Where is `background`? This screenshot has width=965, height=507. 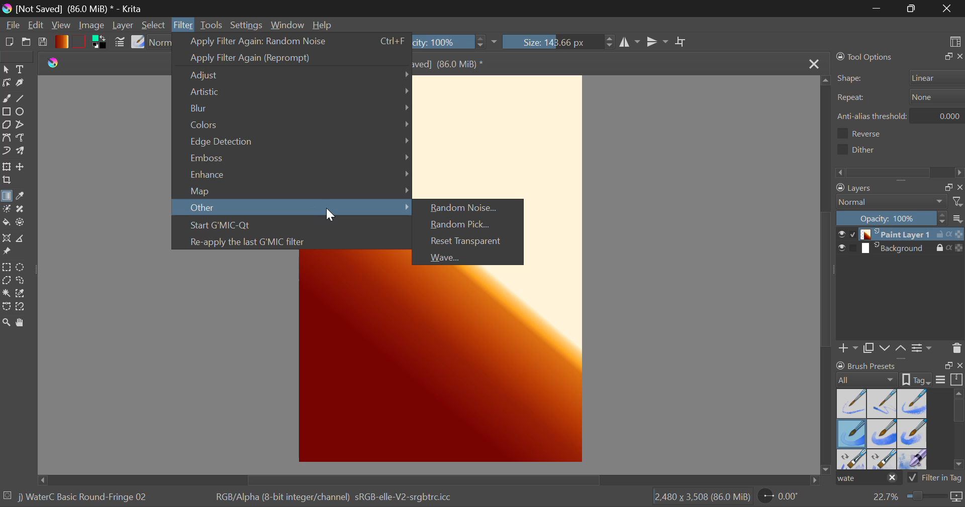 background is located at coordinates (898, 248).